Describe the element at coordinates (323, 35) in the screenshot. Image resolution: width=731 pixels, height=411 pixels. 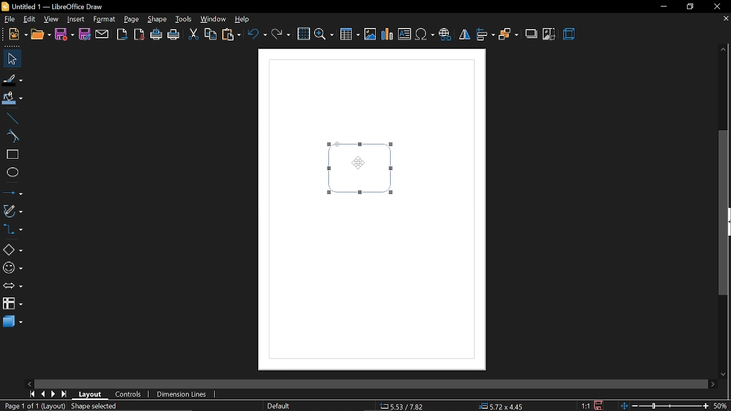
I see `zoom` at that location.